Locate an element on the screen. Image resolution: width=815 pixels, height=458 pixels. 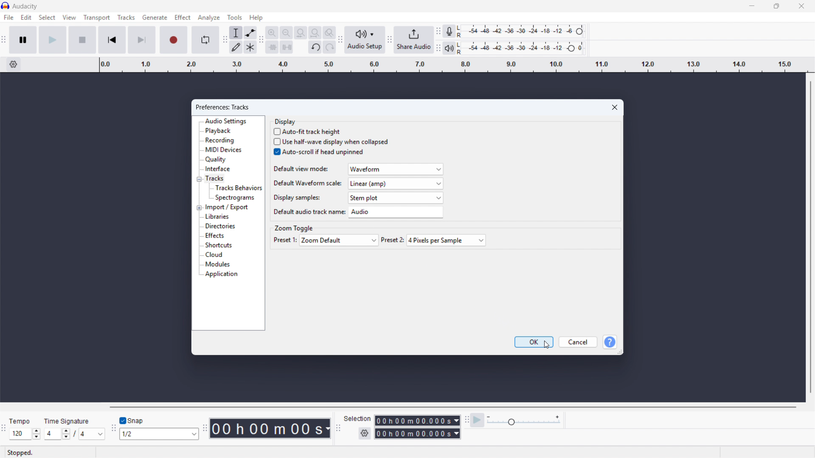
close is located at coordinates (615, 107).